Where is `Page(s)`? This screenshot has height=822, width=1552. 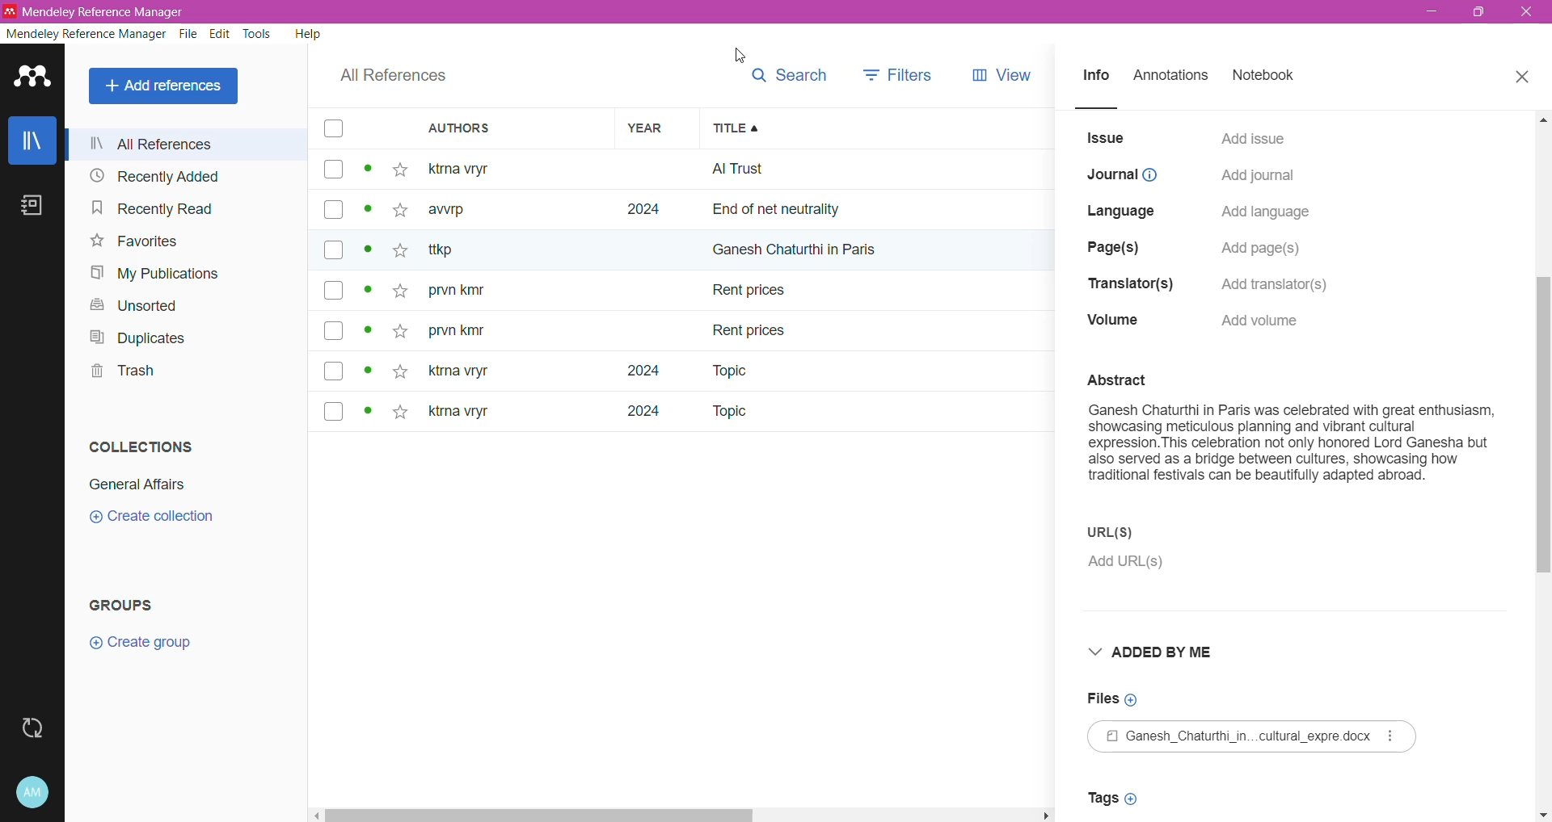
Page(s) is located at coordinates (1116, 244).